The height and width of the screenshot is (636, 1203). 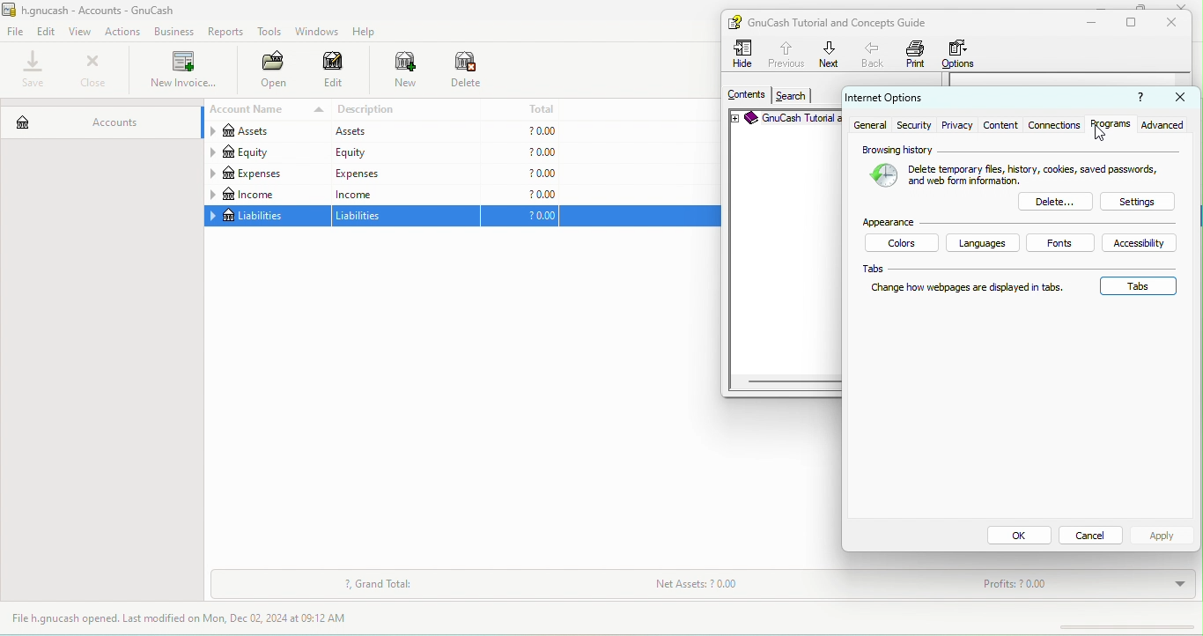 I want to click on cancel, so click(x=1092, y=535).